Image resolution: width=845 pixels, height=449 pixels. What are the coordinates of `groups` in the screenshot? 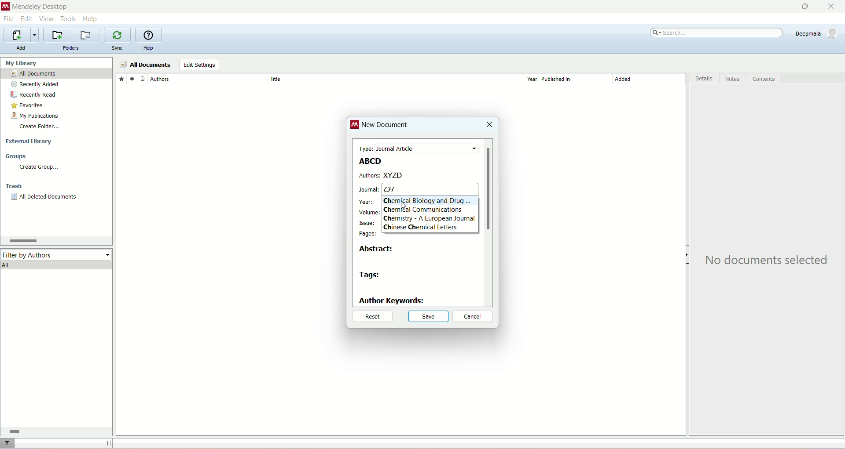 It's located at (17, 157).